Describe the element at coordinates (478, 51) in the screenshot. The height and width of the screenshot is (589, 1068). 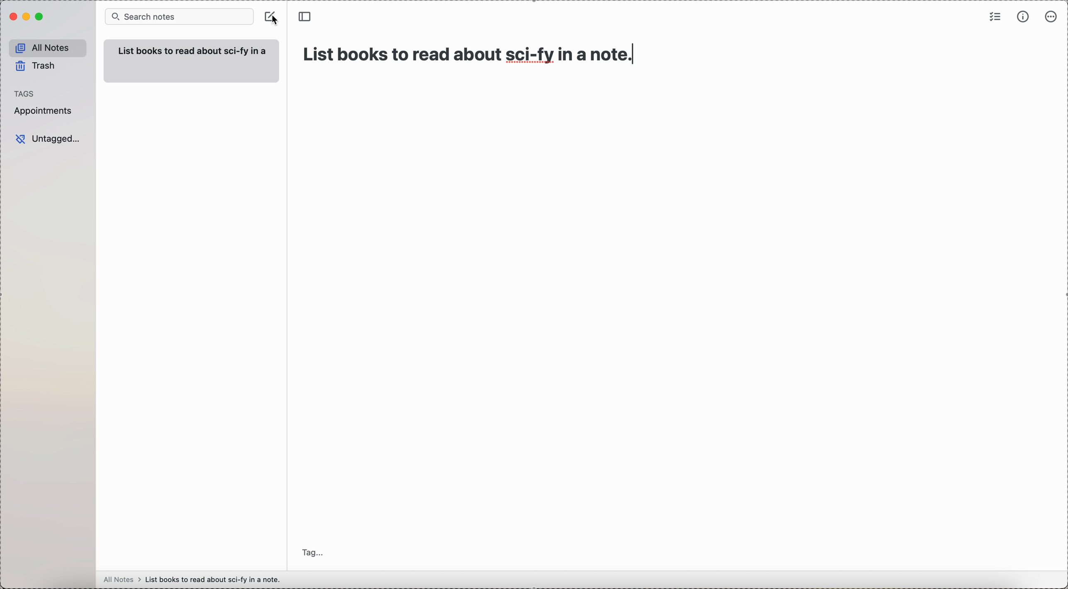
I see `List books to read about sci-fy in a note` at that location.